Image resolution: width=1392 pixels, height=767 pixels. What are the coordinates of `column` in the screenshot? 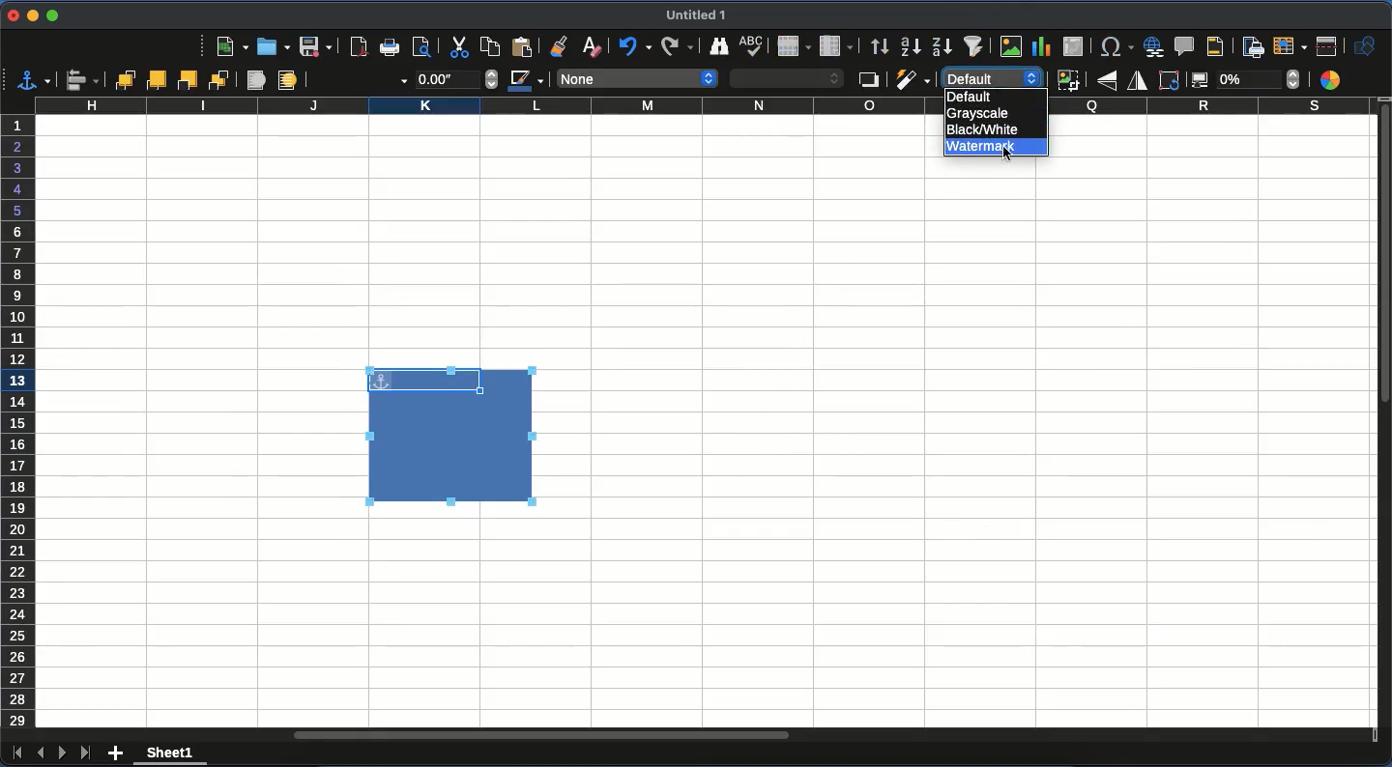 It's located at (837, 46).